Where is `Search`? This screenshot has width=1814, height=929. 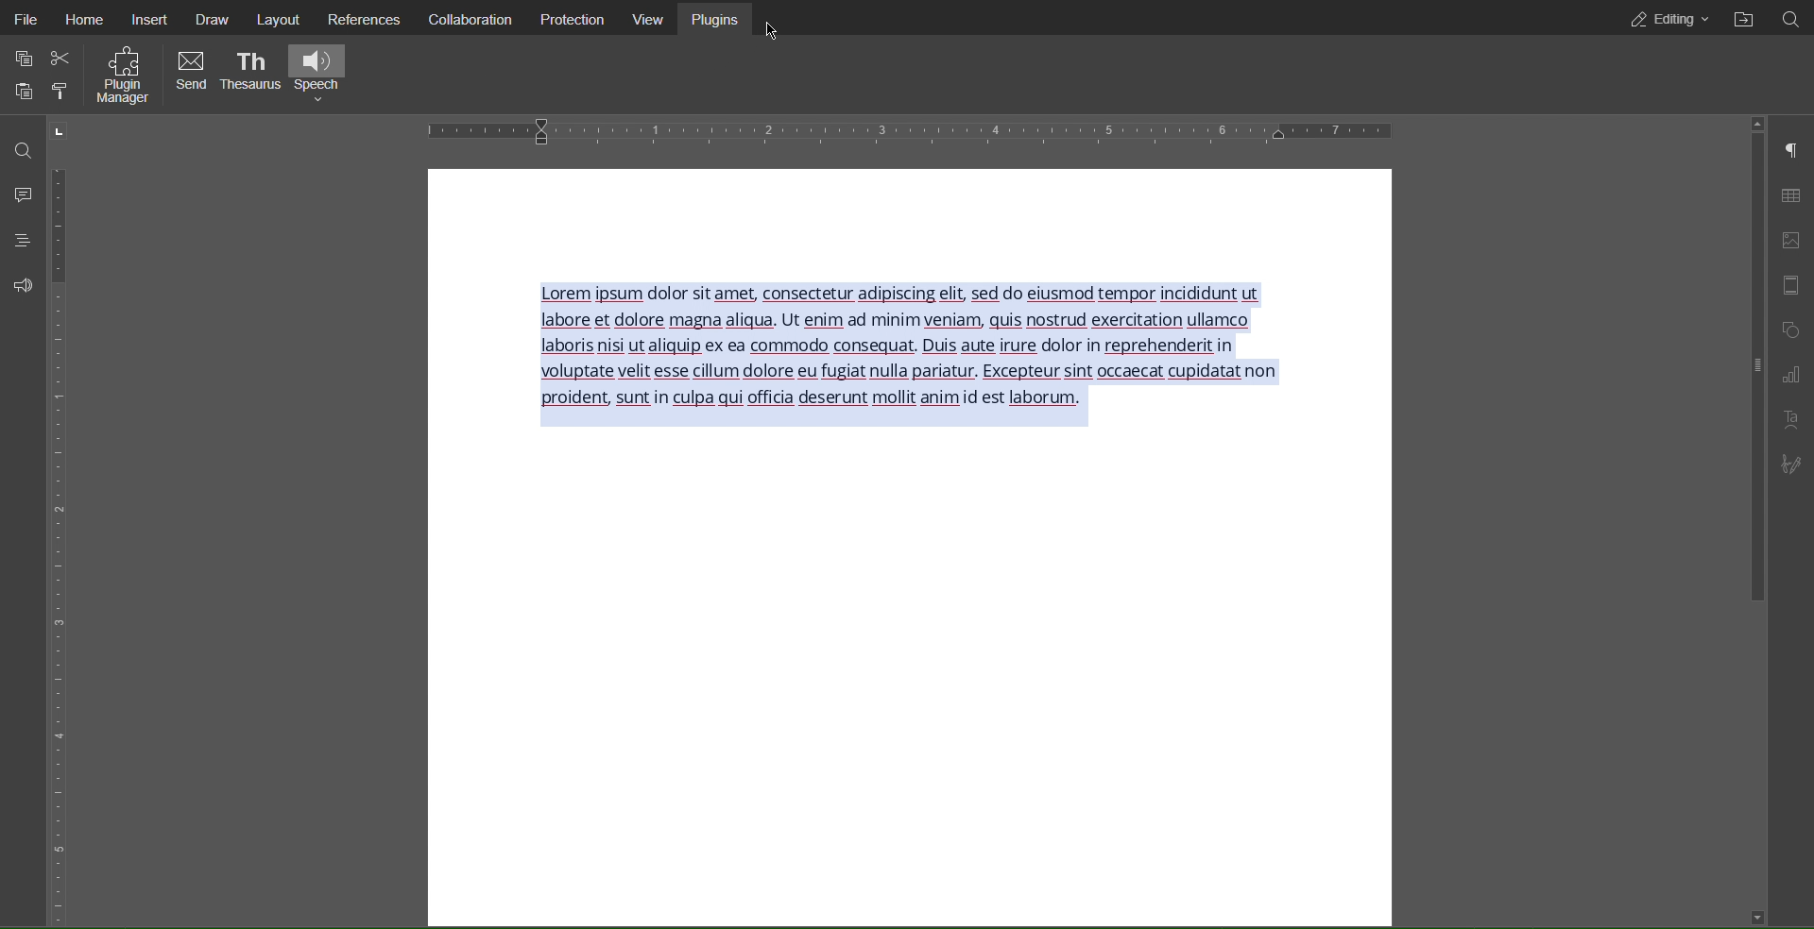 Search is located at coordinates (1797, 18).